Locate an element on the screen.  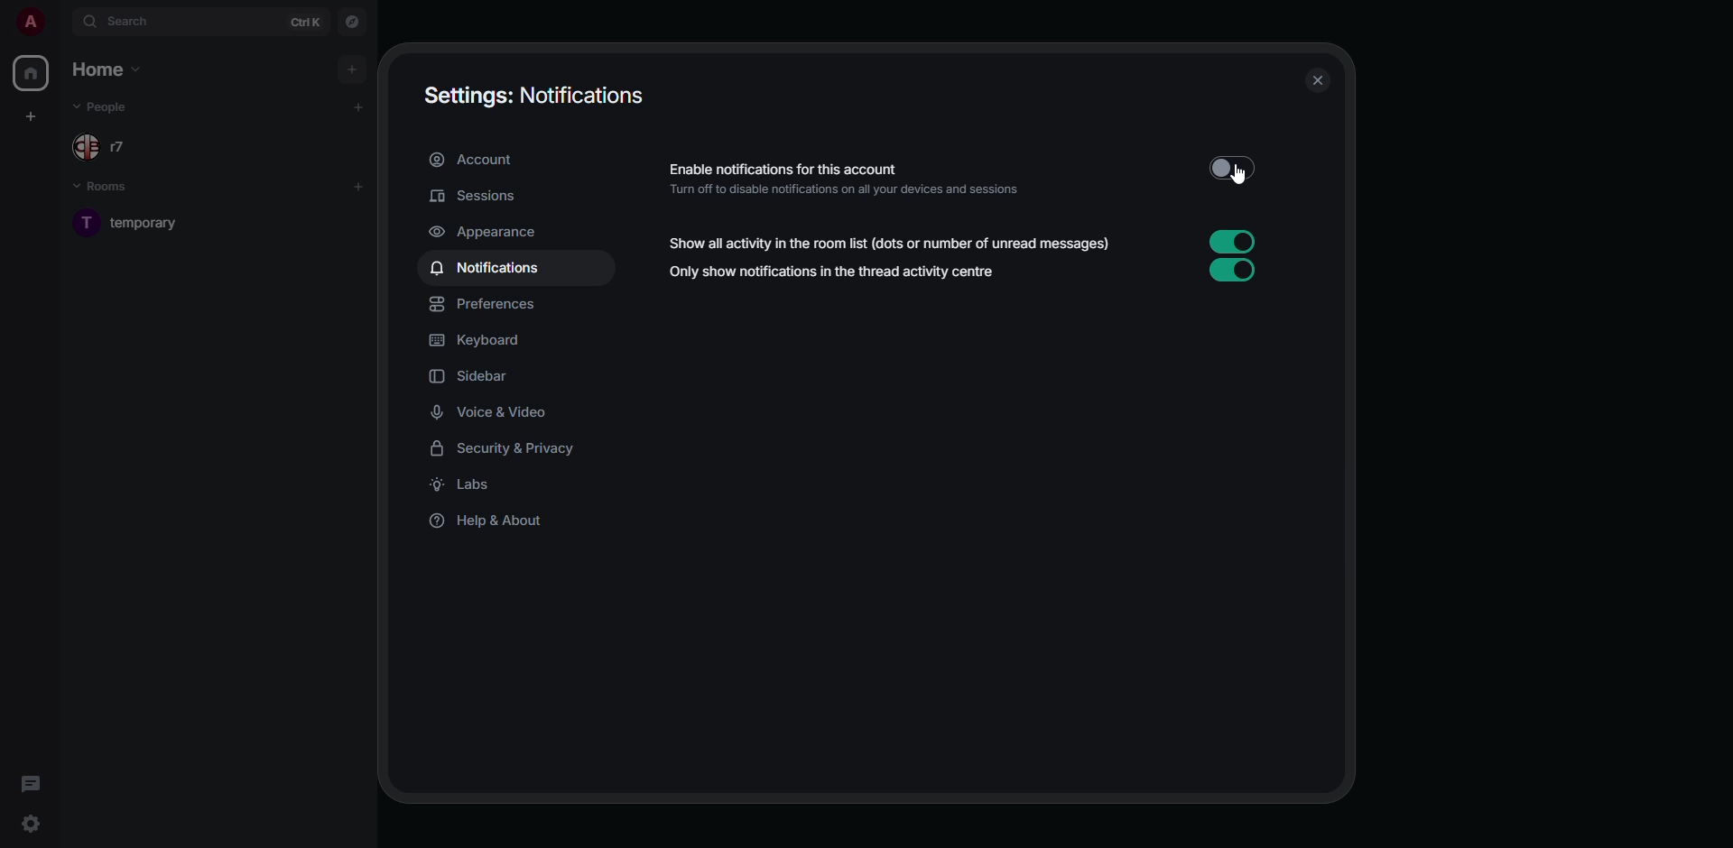
ctrl K is located at coordinates (306, 21).